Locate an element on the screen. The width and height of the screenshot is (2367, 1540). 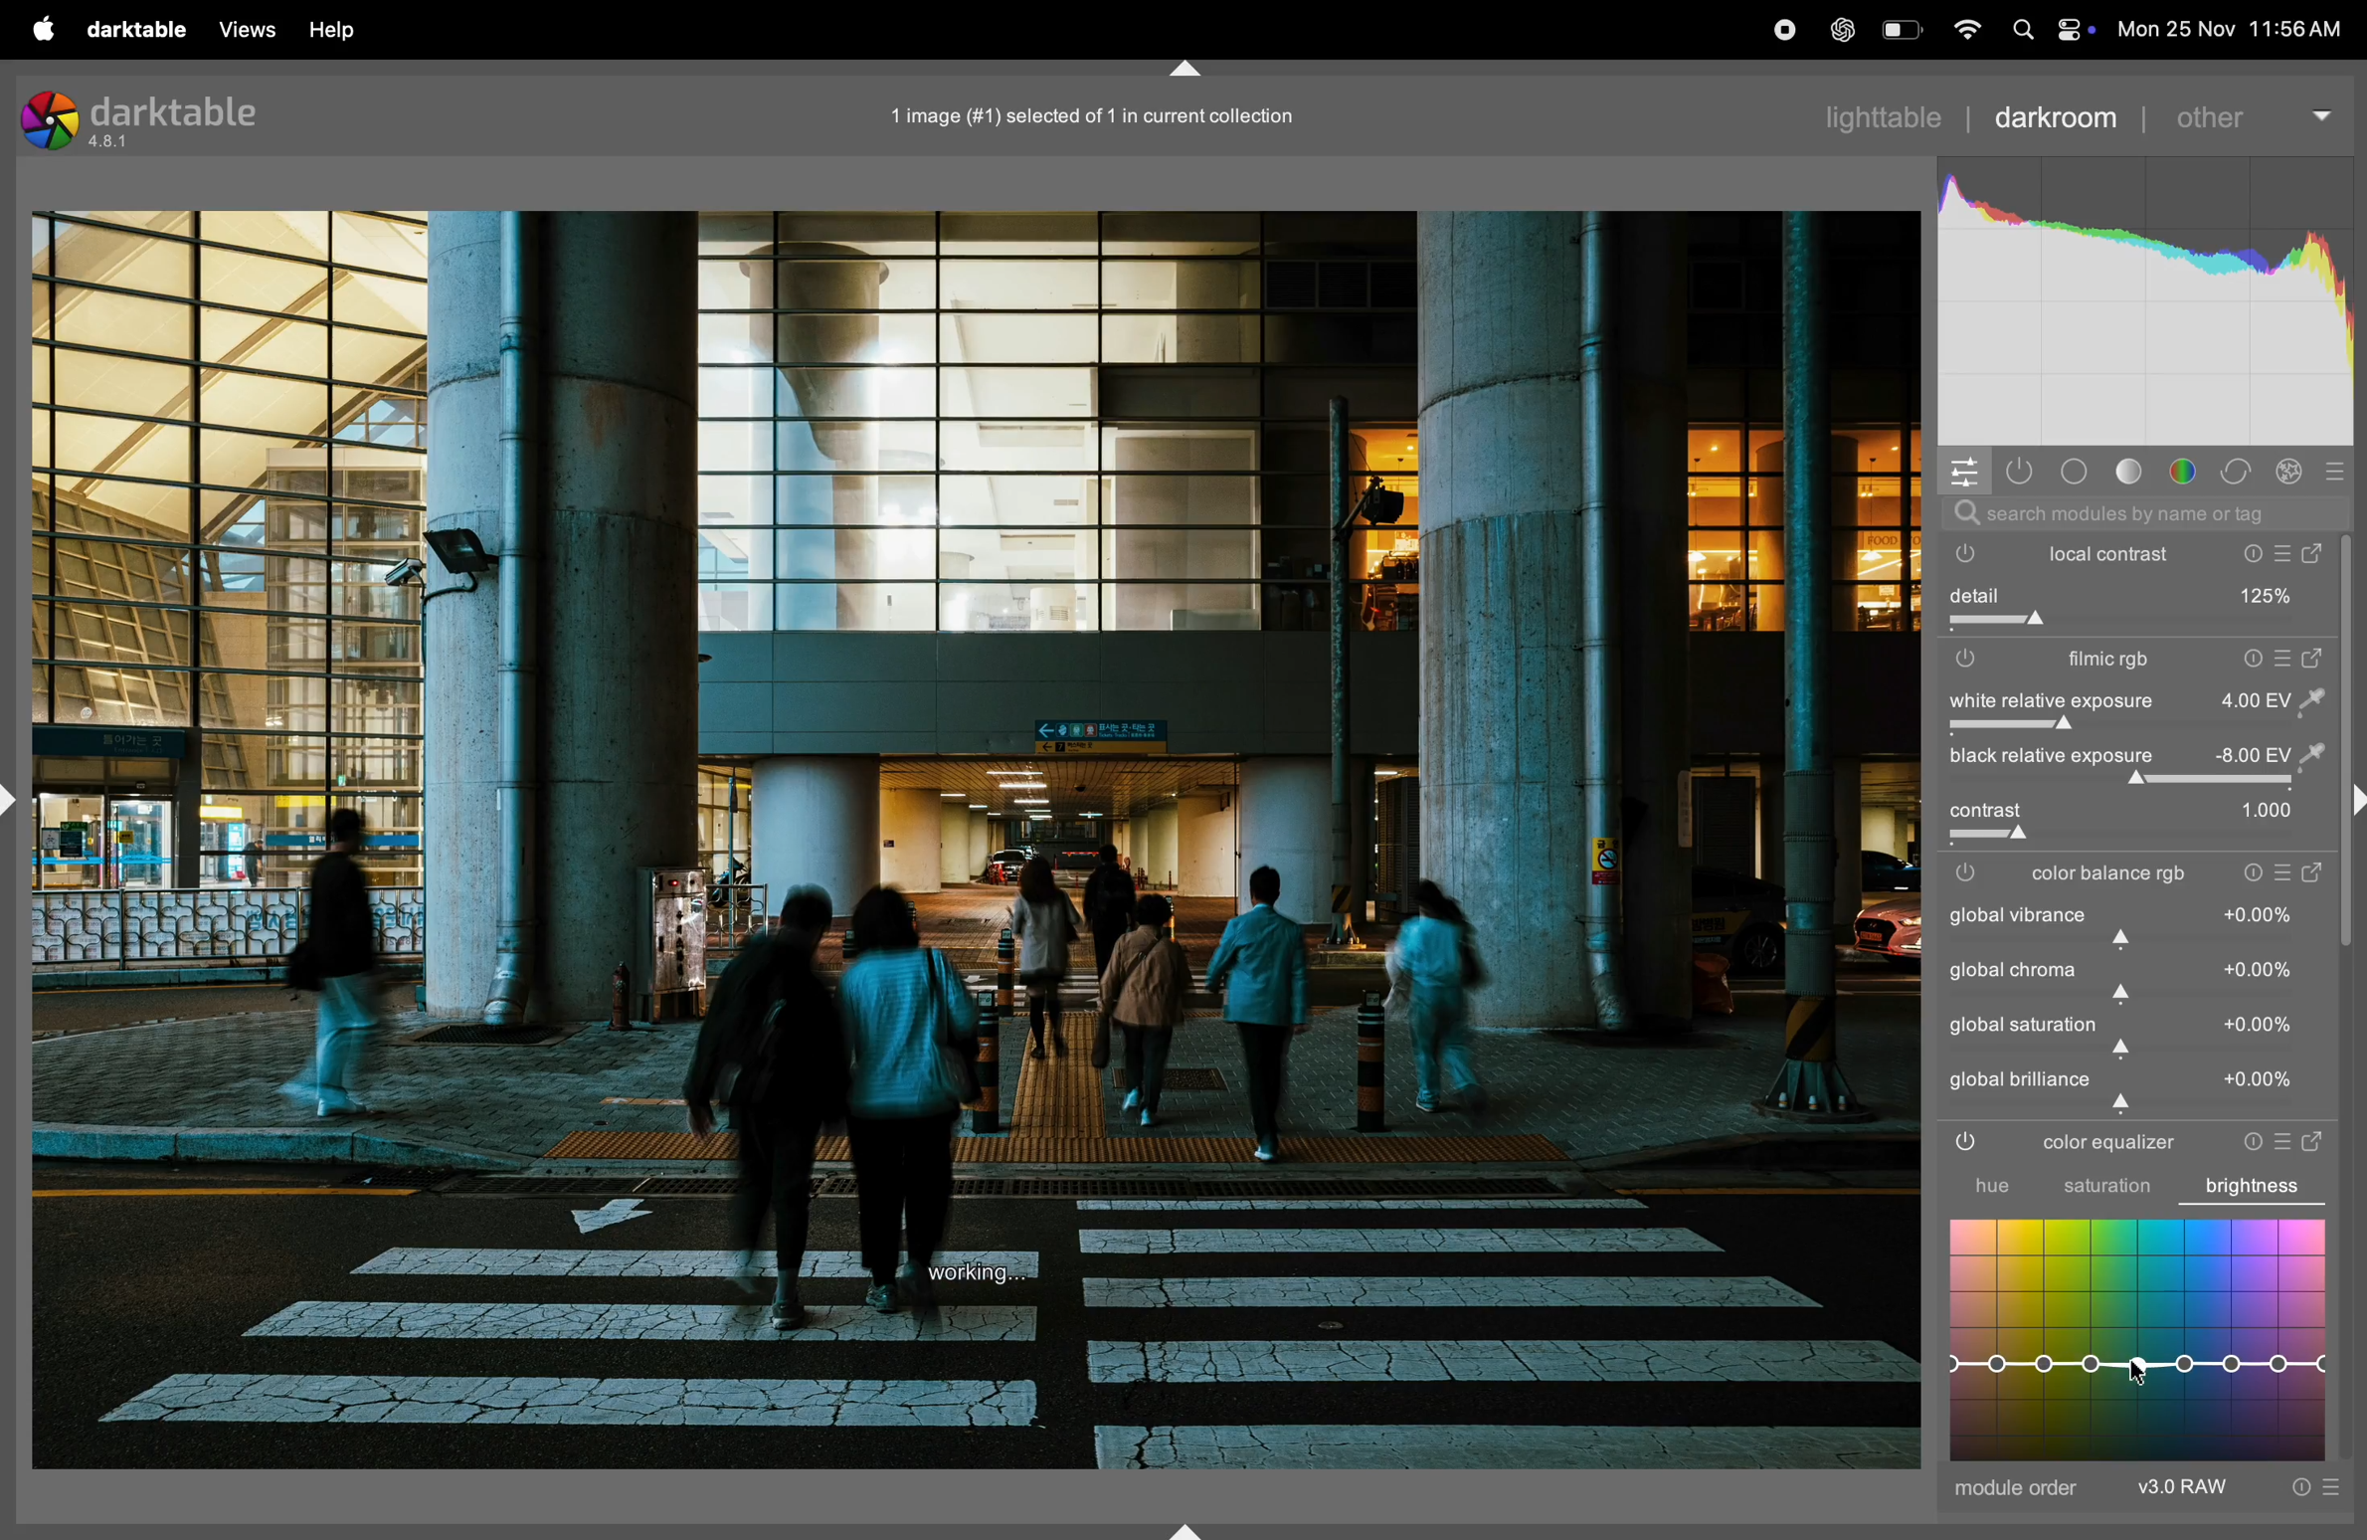
effect is located at coordinates (2289, 470).